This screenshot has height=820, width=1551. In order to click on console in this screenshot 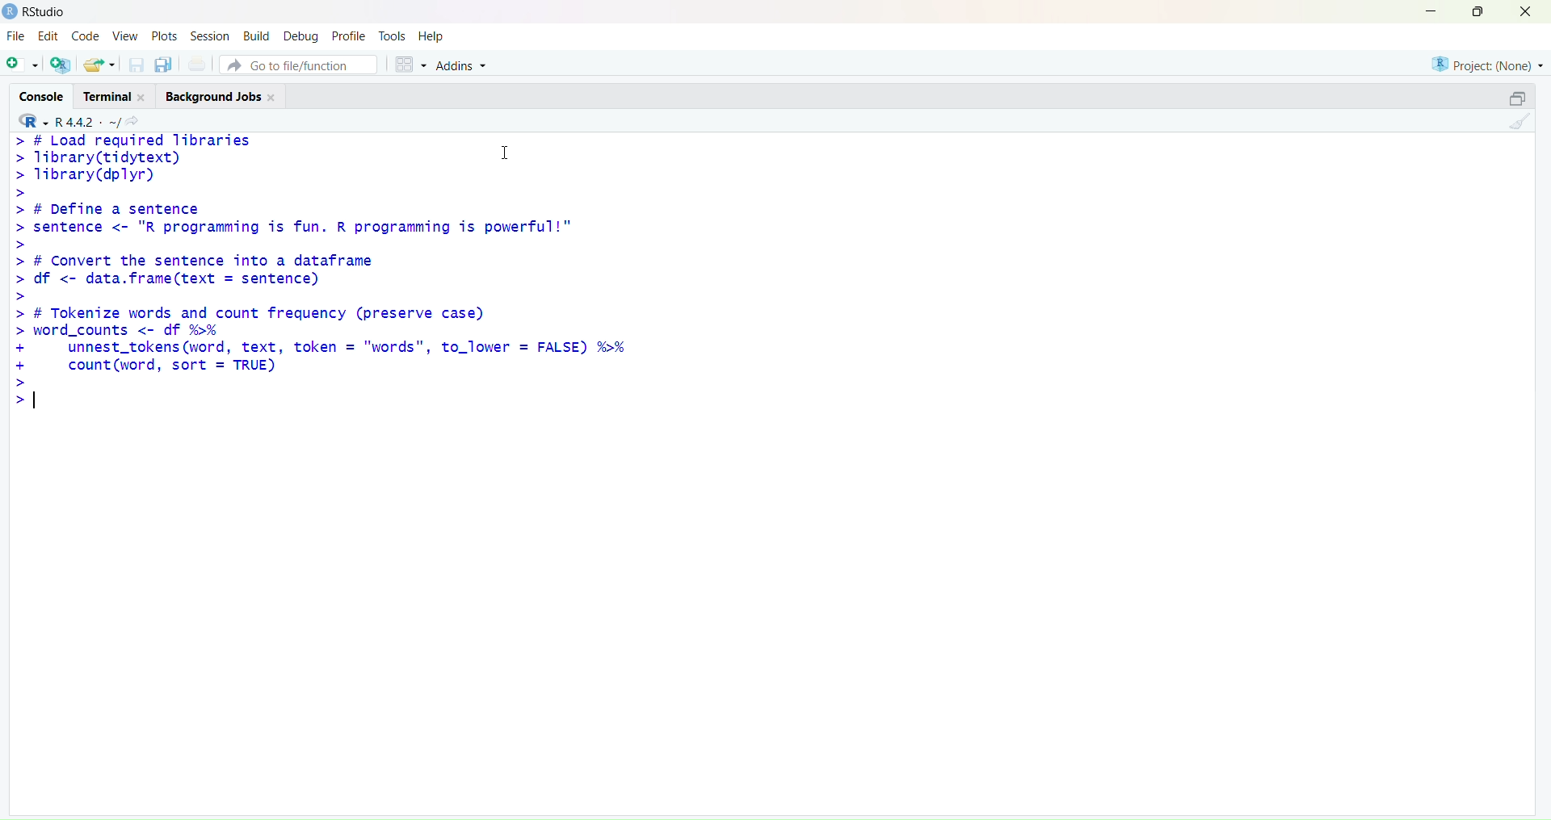, I will do `click(44, 96)`.